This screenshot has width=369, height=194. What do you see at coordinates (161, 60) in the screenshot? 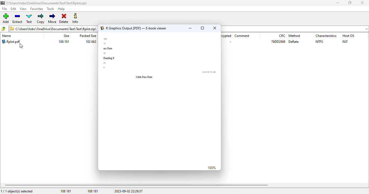
I see `ass Rate Reading P Math Pass Rate` at bounding box center [161, 60].